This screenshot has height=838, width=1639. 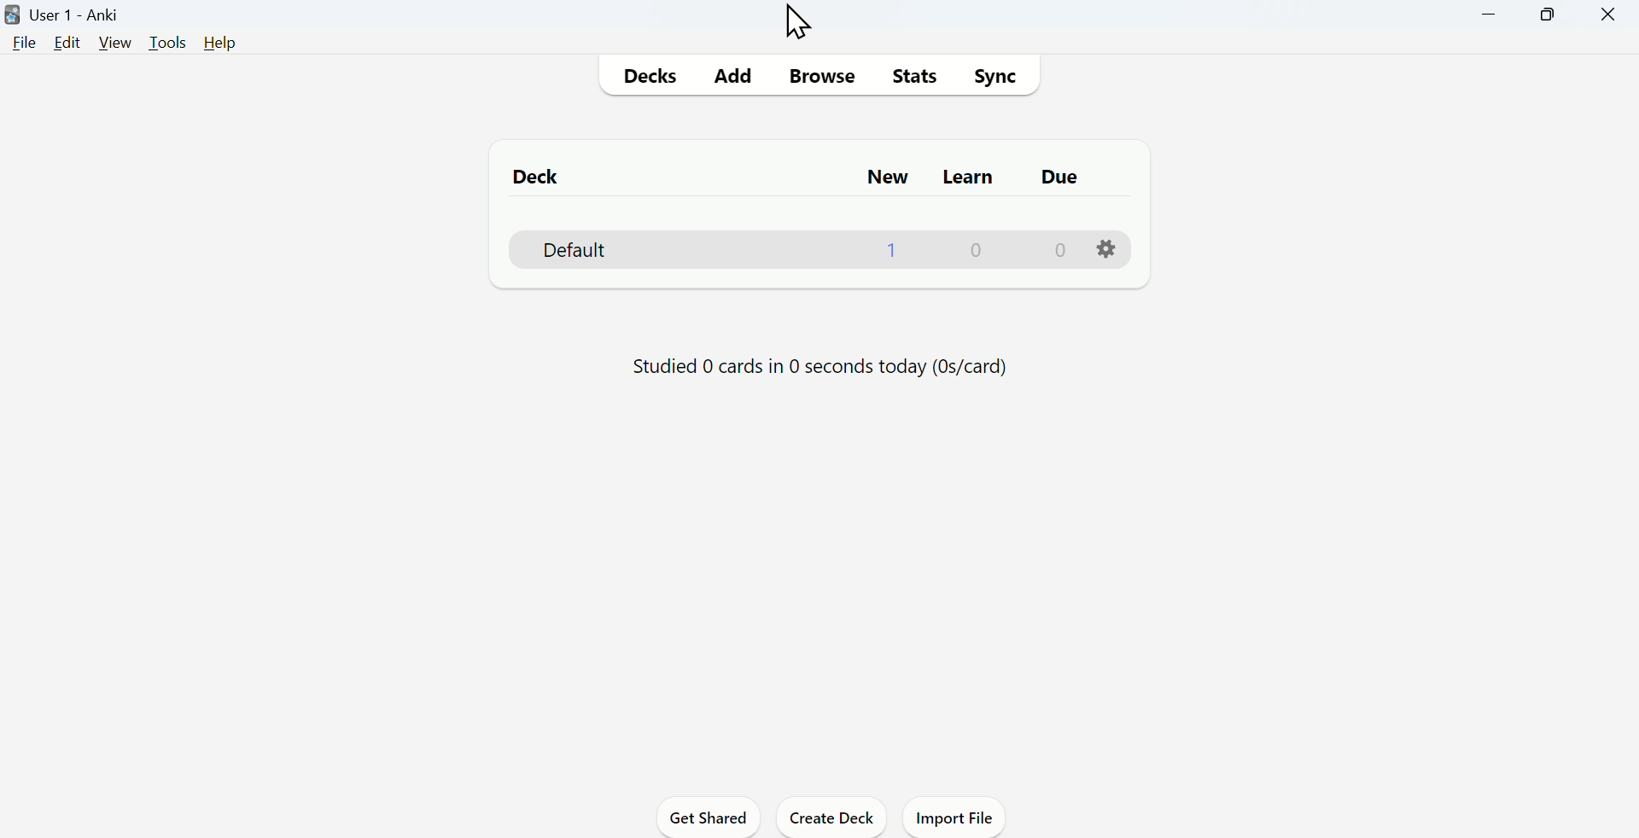 I want to click on Learn, so click(x=965, y=177).